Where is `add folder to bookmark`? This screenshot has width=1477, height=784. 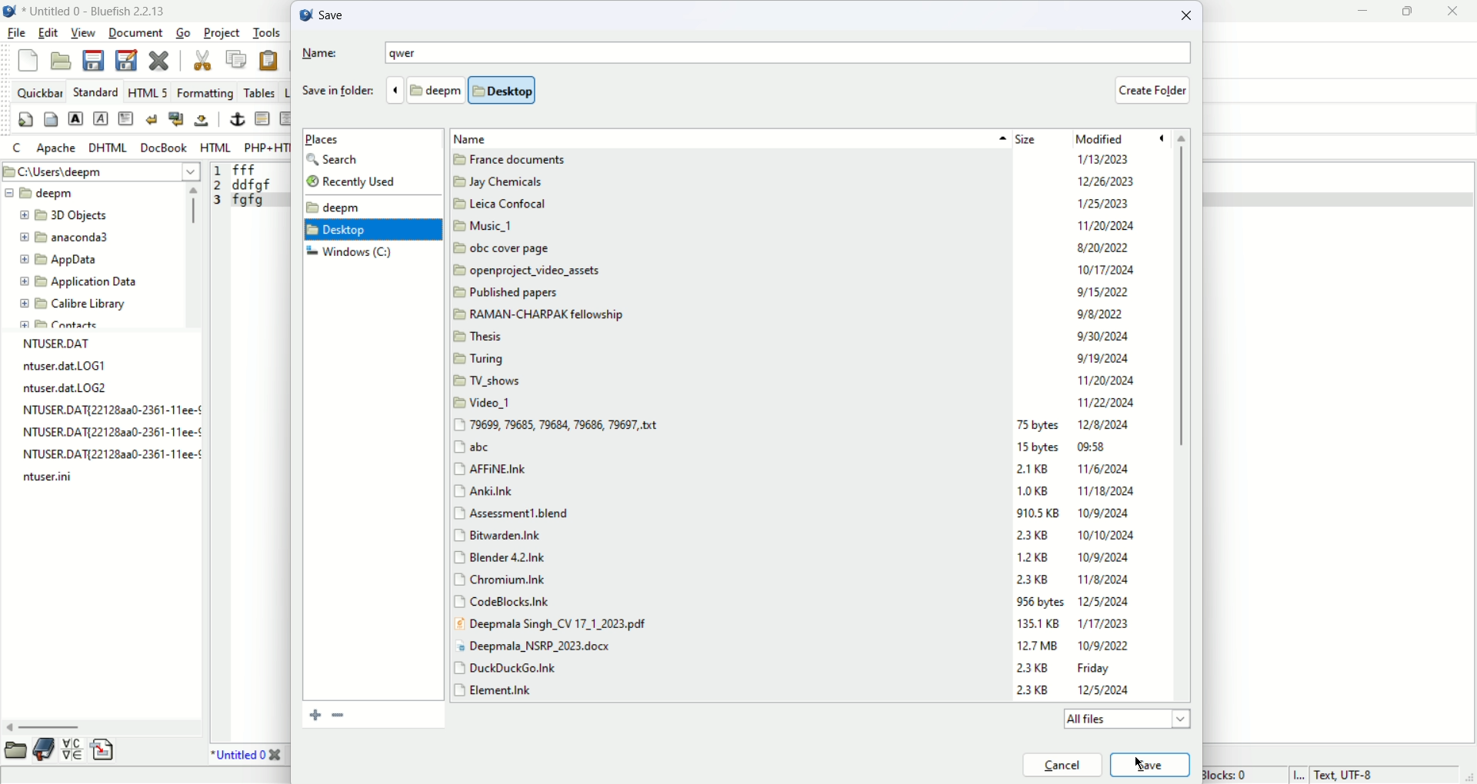
add folder to bookmark is located at coordinates (312, 715).